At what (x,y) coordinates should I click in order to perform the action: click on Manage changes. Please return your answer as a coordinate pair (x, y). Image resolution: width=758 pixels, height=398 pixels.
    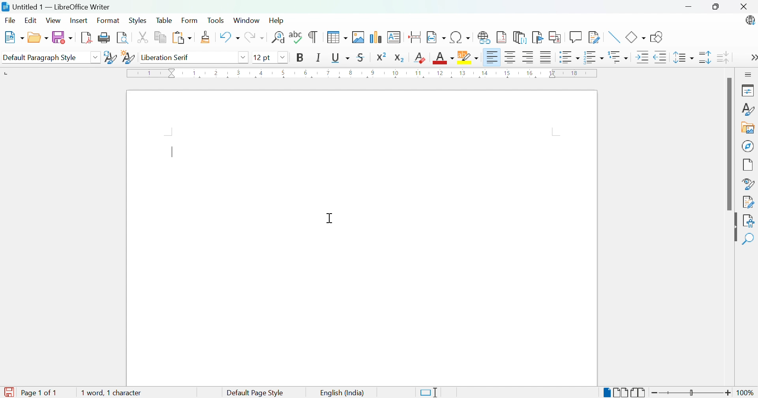
    Looking at the image, I should click on (749, 203).